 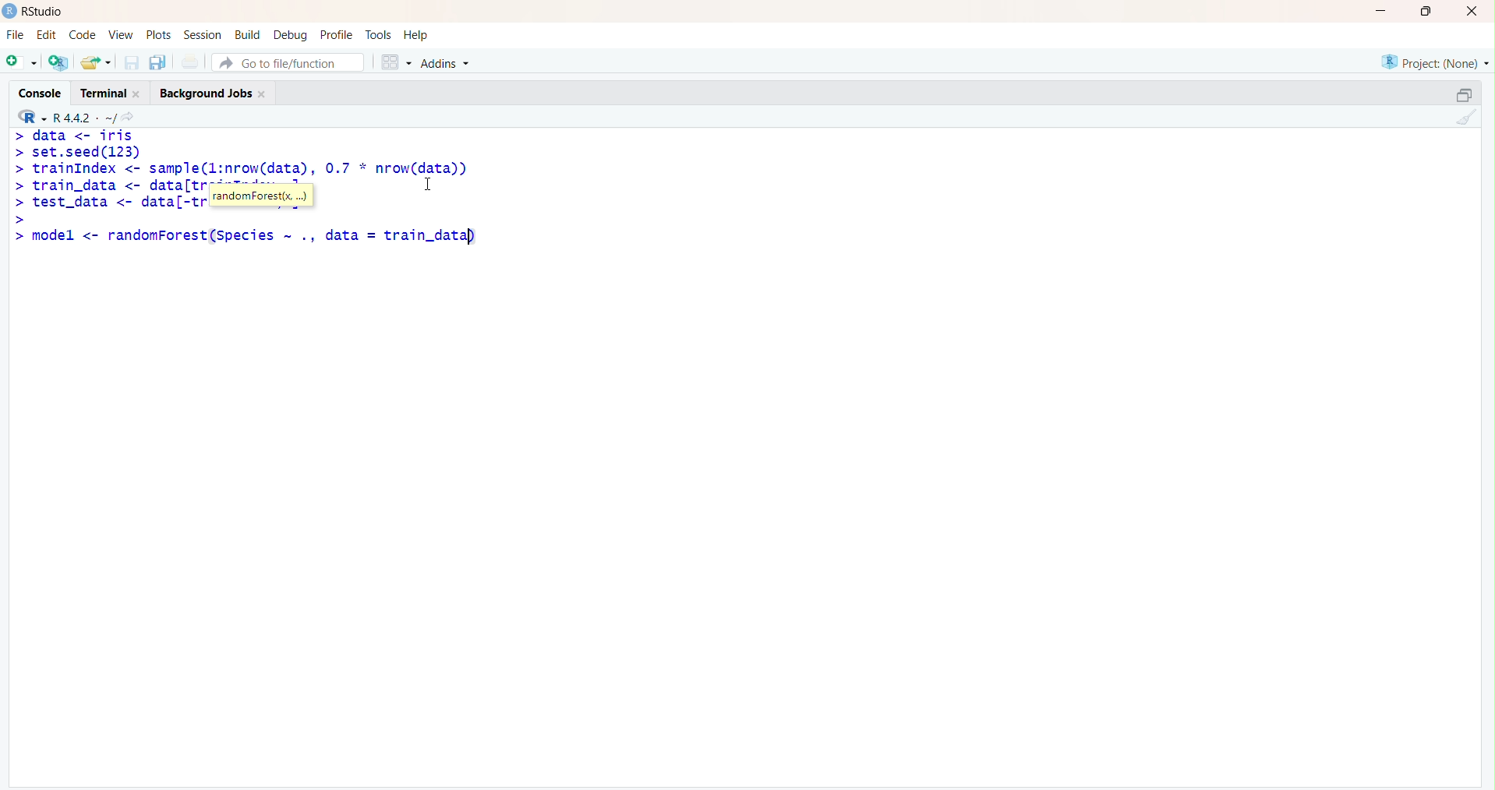 I want to click on data <- iris, so click(x=84, y=135).